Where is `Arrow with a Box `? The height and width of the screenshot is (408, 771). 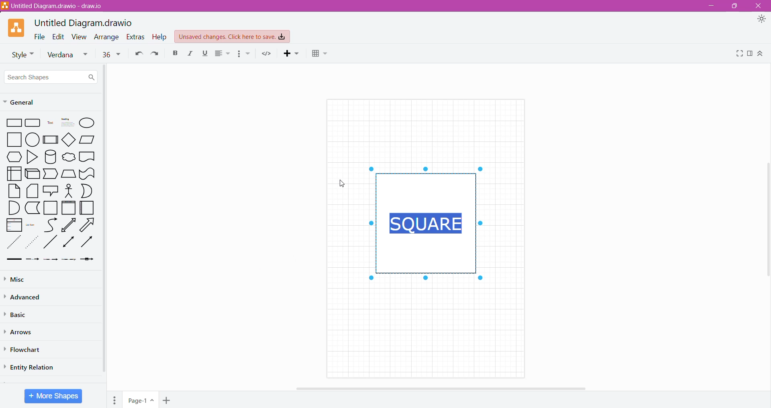 Arrow with a Box  is located at coordinates (88, 261).